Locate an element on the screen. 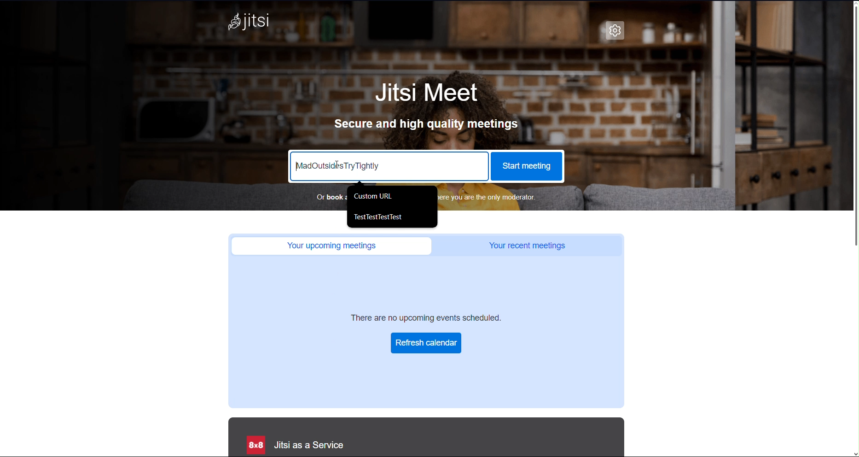 The image size is (859, 457). Meeting URL is located at coordinates (389, 166).